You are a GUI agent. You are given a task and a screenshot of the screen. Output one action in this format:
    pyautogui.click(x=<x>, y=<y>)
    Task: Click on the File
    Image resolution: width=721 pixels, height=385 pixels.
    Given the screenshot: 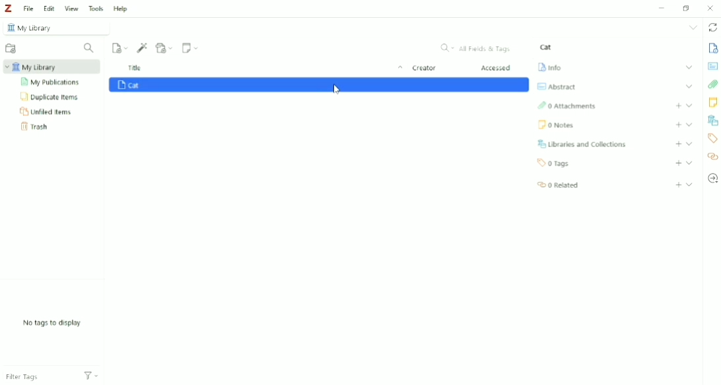 What is the action you would take?
    pyautogui.click(x=28, y=8)
    